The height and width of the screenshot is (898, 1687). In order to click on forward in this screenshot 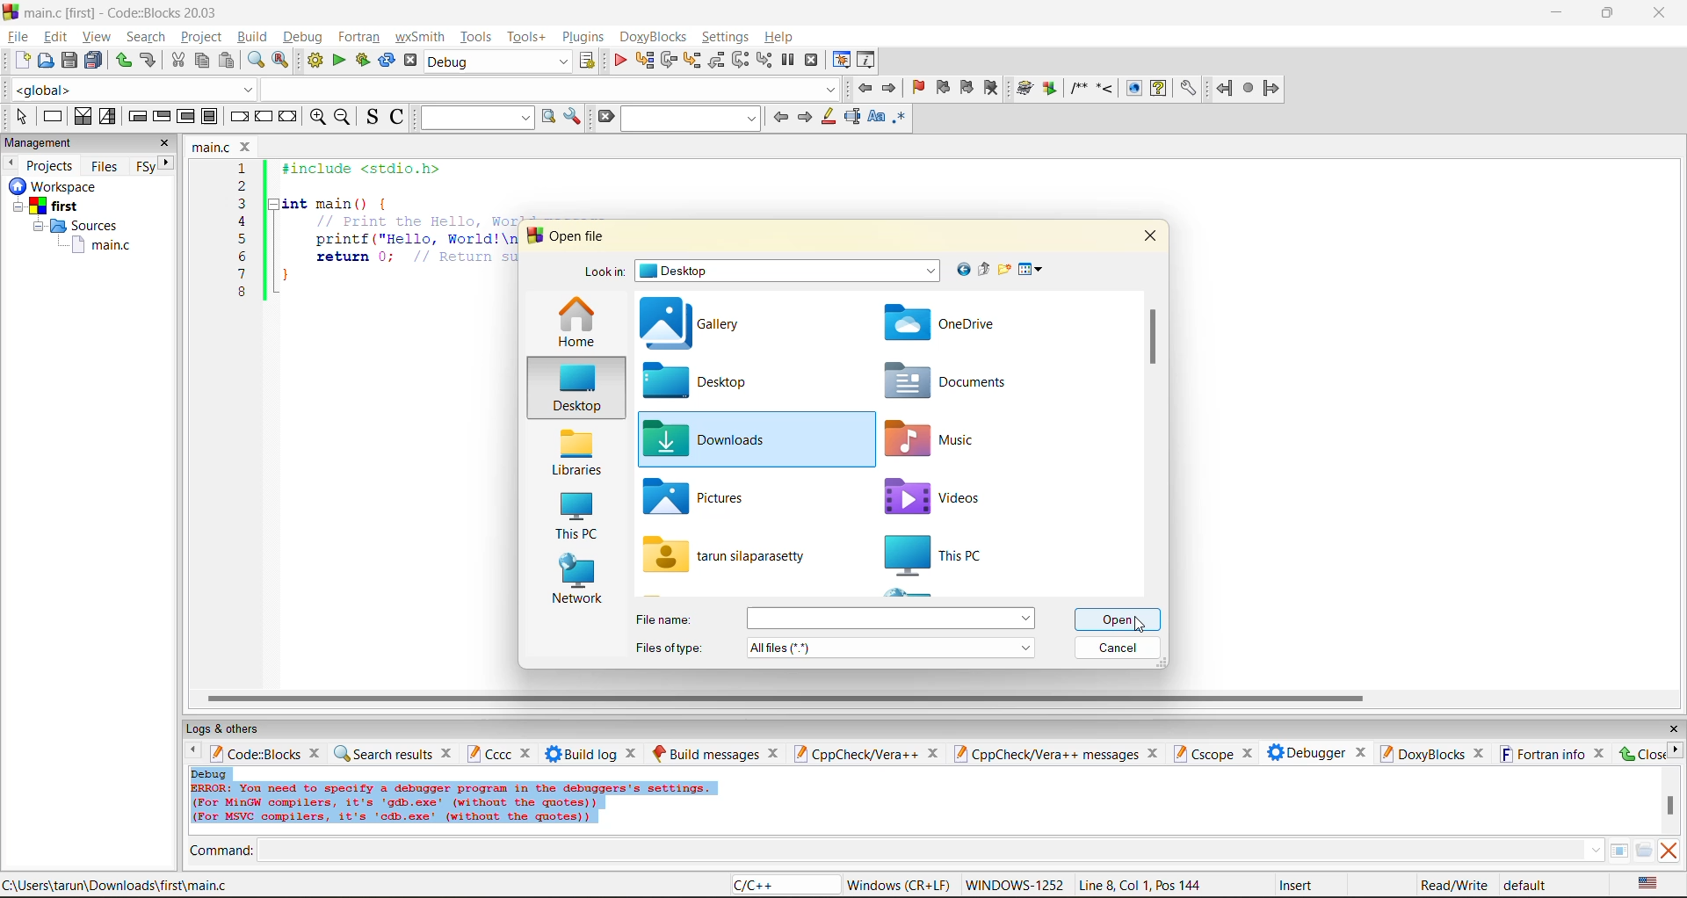, I will do `click(1271, 88)`.